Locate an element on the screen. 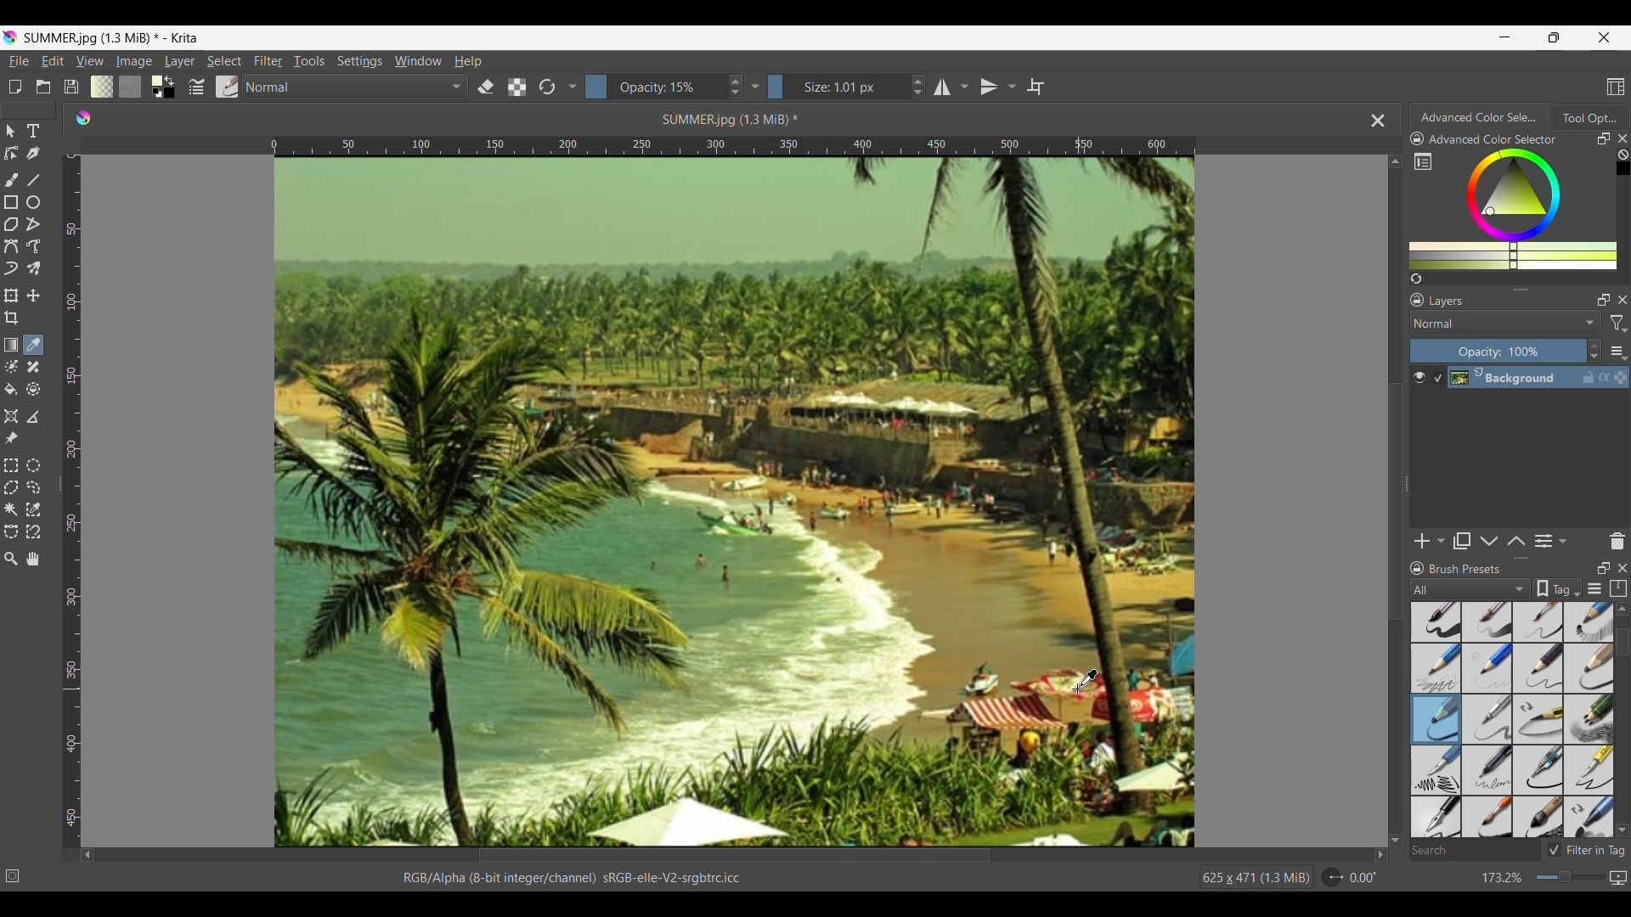 The height and width of the screenshot is (917, 1631). Select menu is located at coordinates (224, 61).